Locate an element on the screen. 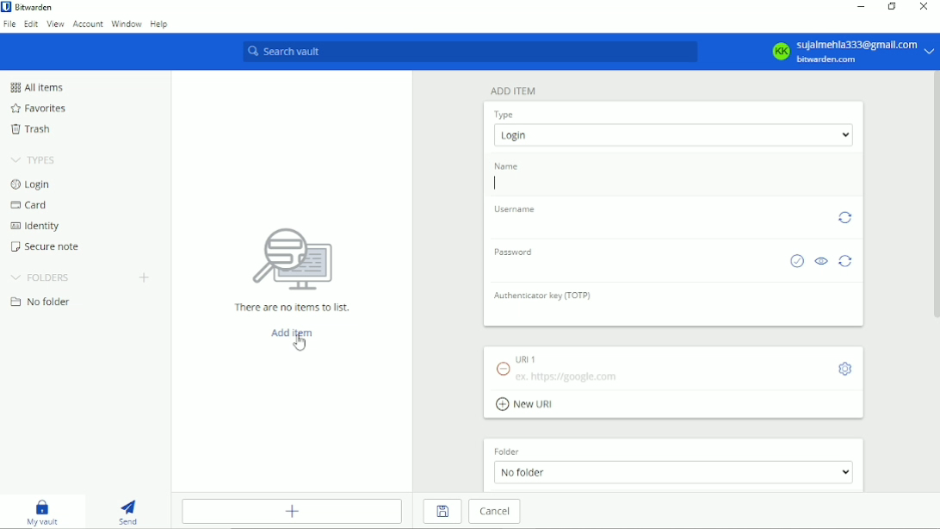 This screenshot has height=529, width=940. Cursor is located at coordinates (300, 343).